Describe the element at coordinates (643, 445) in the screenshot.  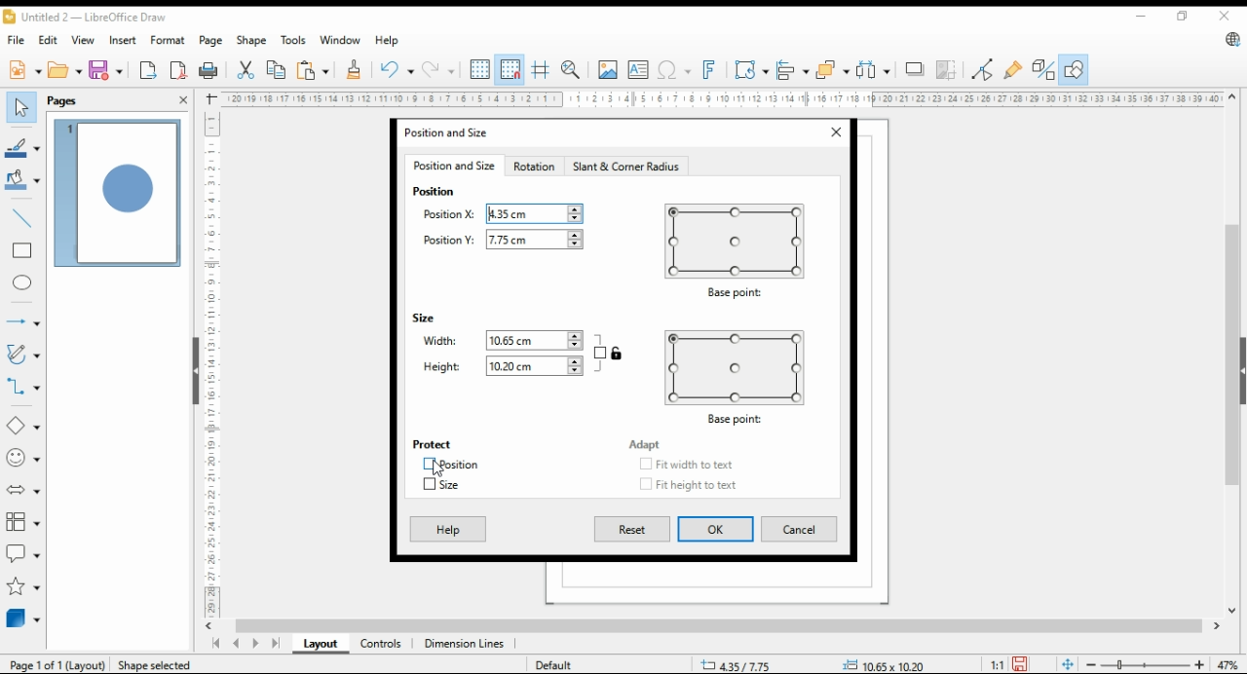
I see `adapt` at that location.